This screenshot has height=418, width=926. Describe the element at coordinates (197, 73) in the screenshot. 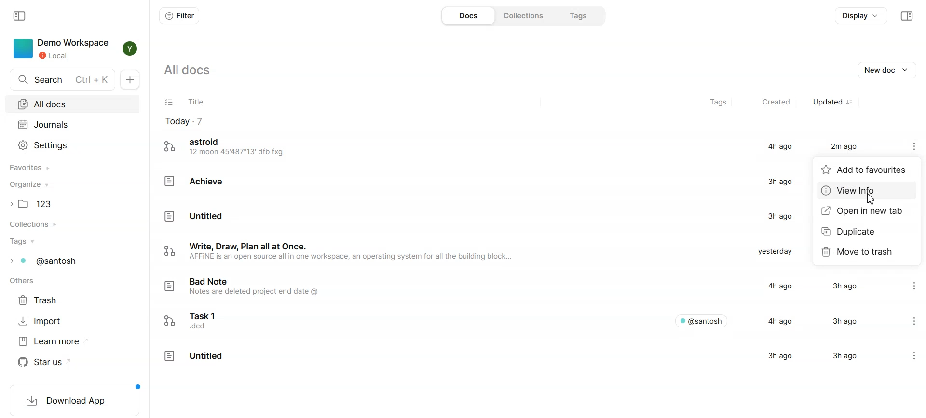

I see `all docs` at that location.